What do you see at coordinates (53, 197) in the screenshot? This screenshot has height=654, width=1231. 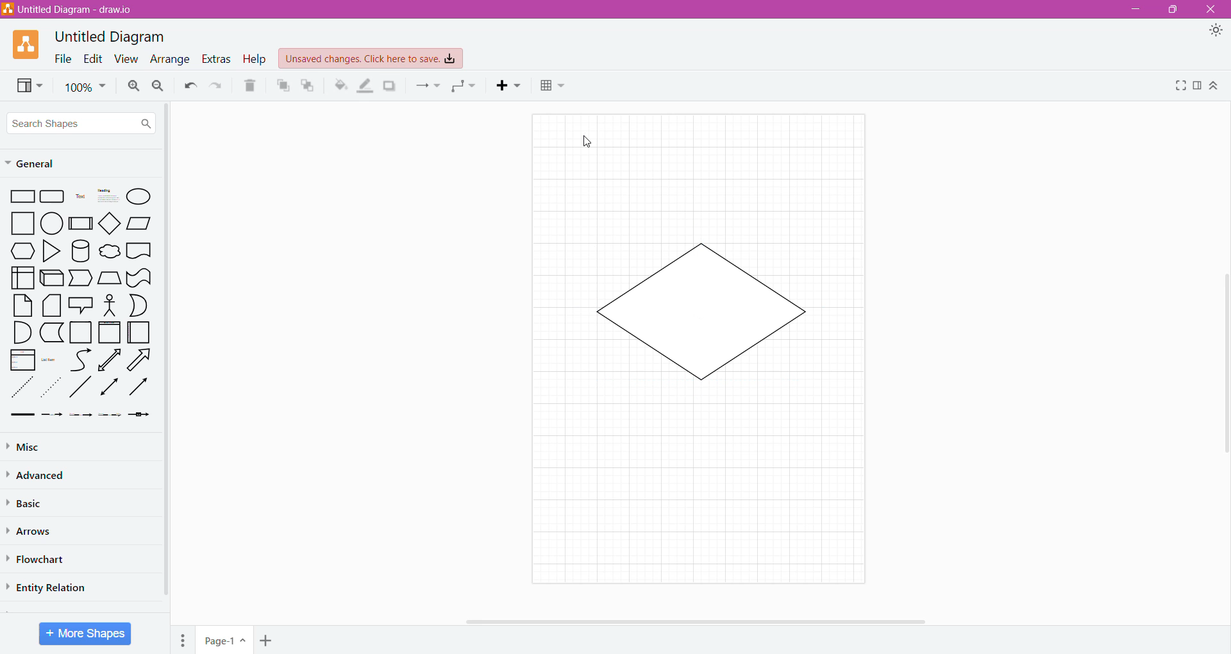 I see `Rounded Rectangle` at bounding box center [53, 197].